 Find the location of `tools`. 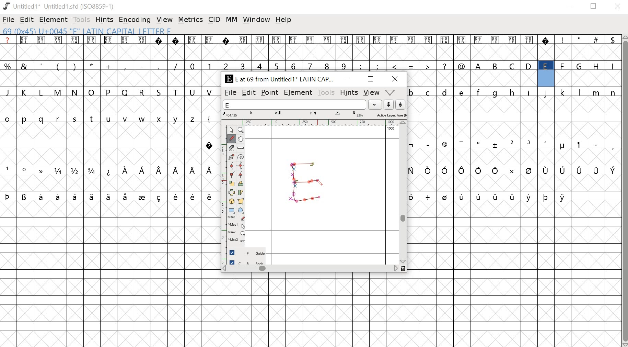

tools is located at coordinates (82, 20).